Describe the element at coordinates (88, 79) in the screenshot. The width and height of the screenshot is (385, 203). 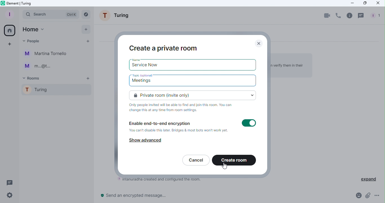
I see `Add room` at that location.